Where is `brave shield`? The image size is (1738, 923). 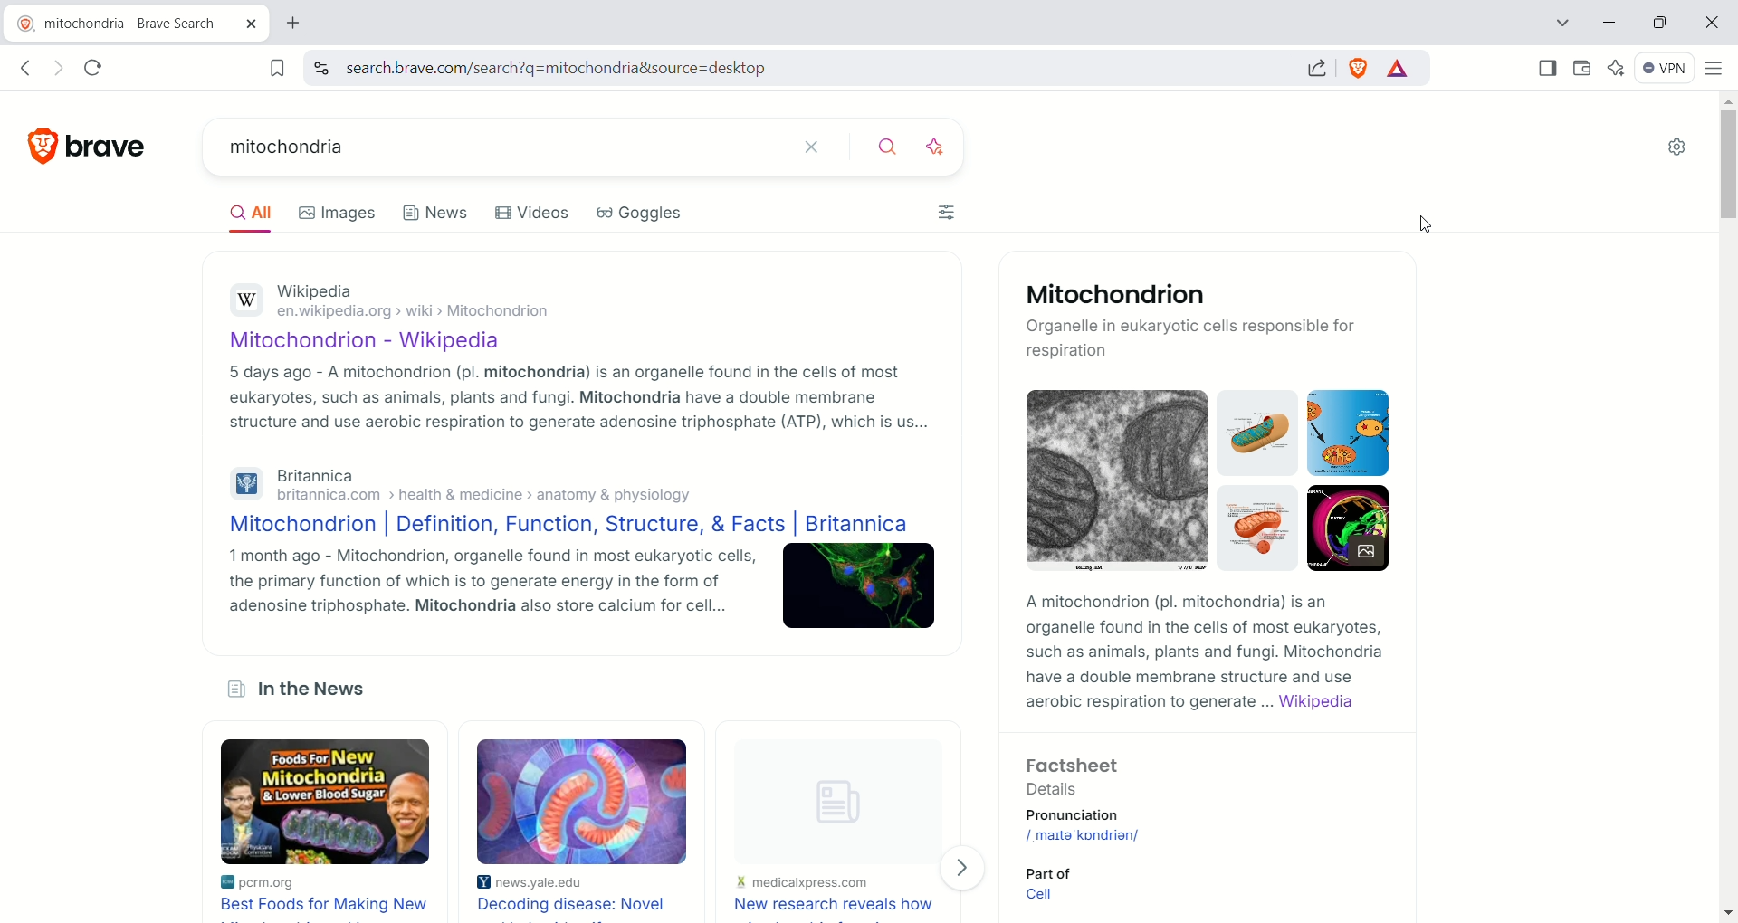
brave shield is located at coordinates (1357, 69).